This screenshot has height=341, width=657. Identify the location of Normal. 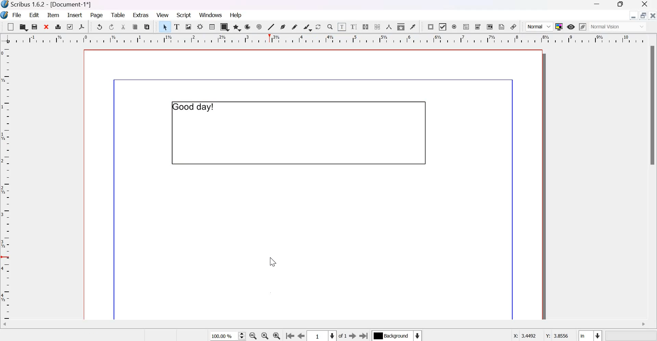
(539, 27).